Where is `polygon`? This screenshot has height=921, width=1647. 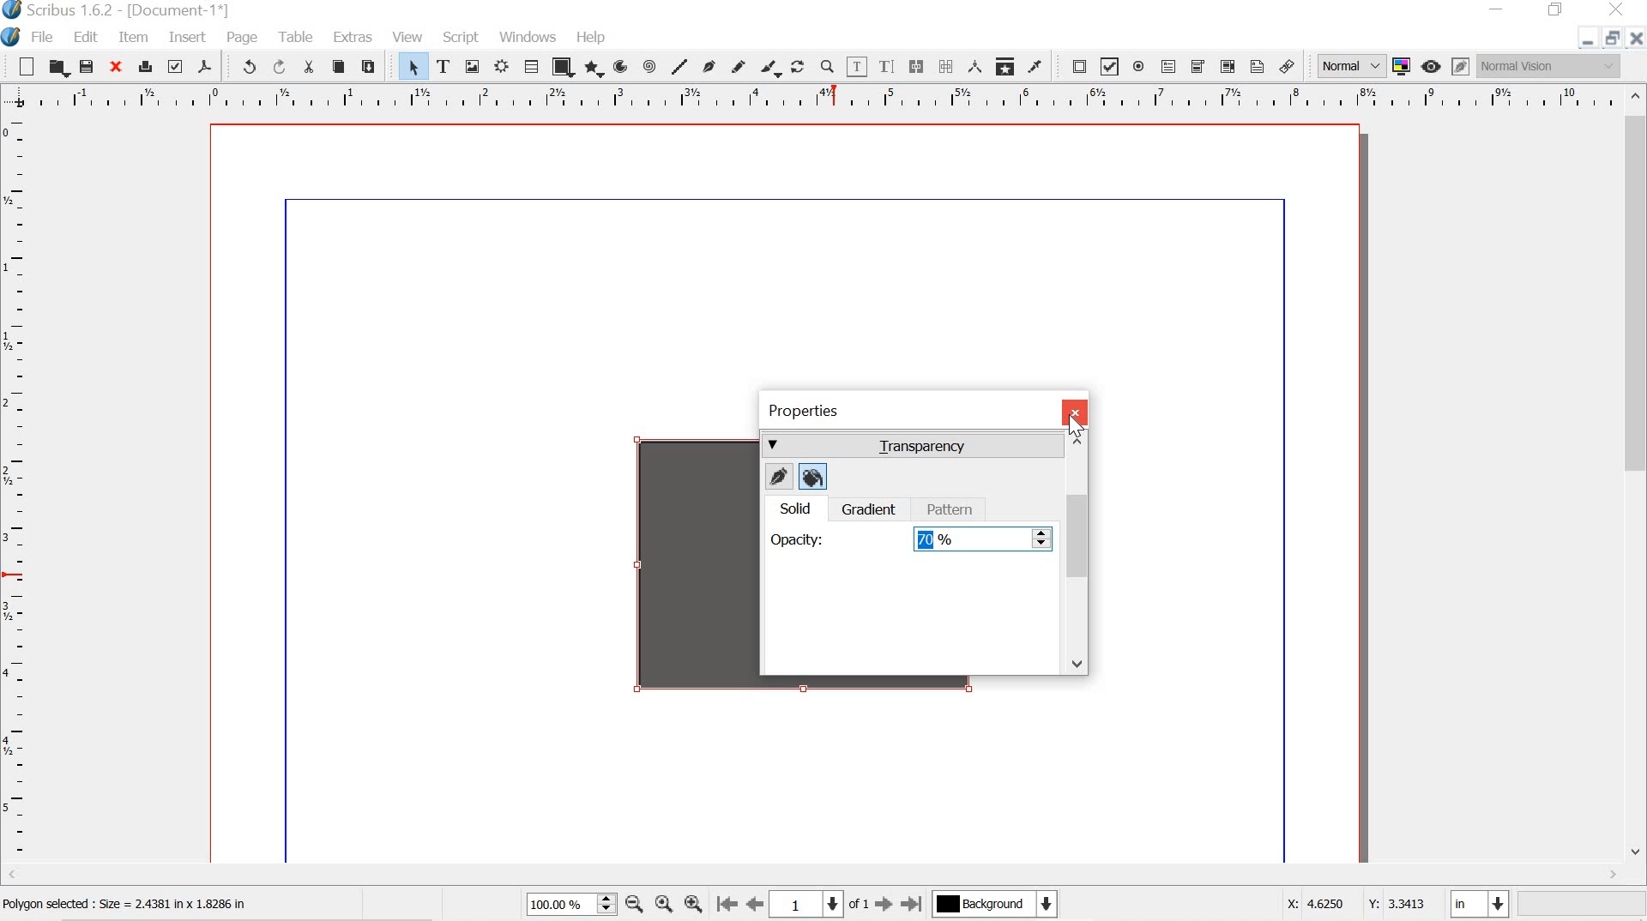
polygon is located at coordinates (594, 70).